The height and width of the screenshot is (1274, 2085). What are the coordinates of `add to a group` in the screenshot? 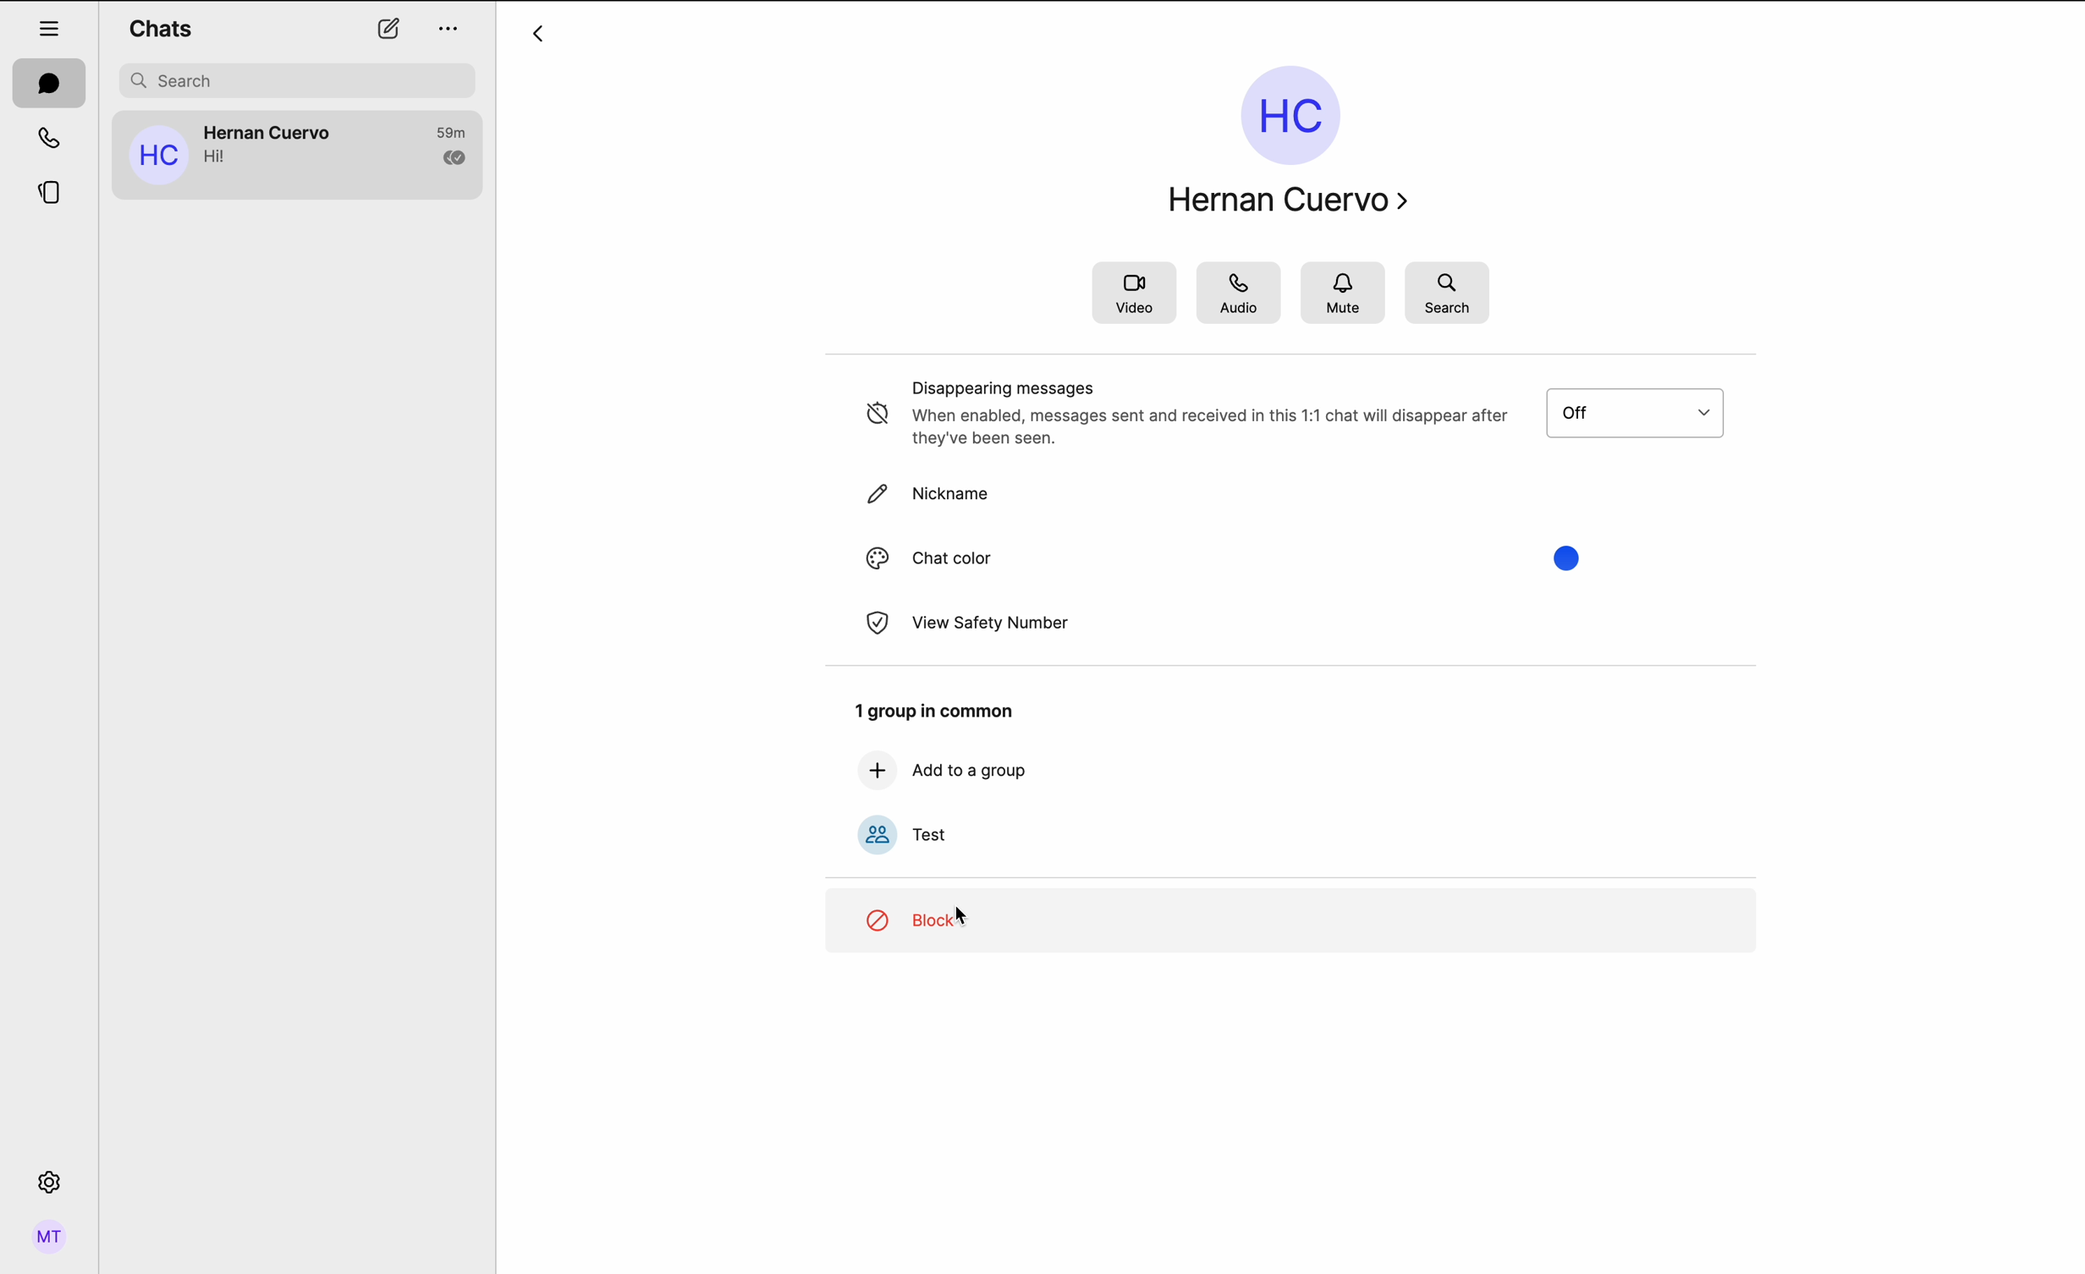 It's located at (942, 771).